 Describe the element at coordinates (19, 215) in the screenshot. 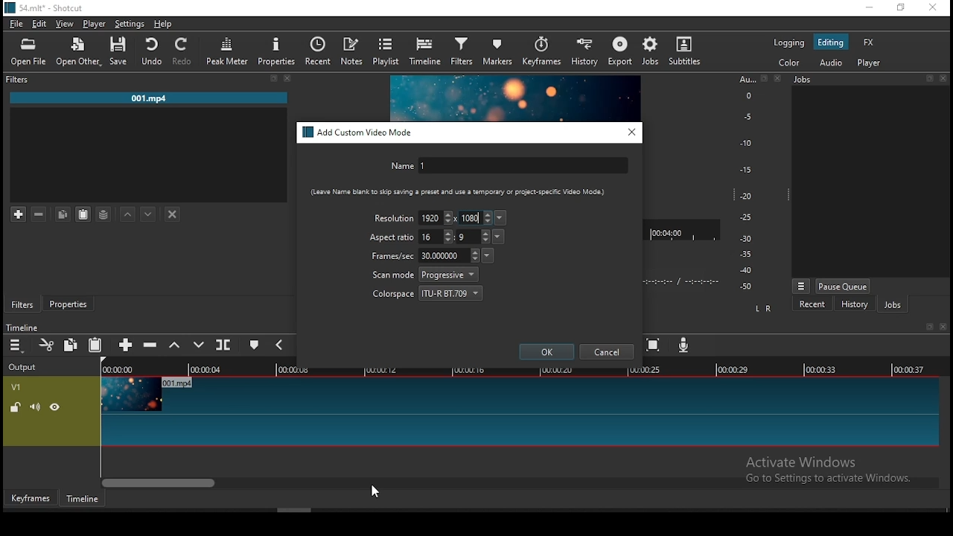

I see `add filter` at that location.